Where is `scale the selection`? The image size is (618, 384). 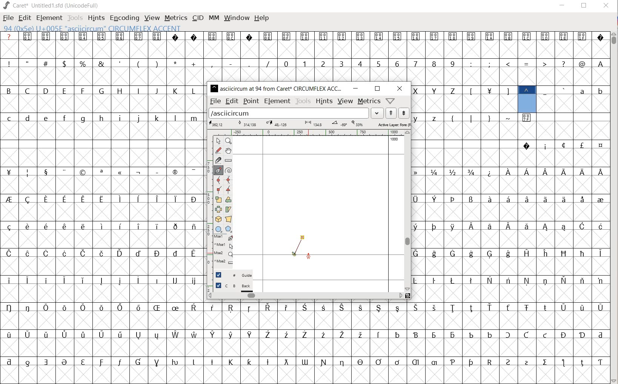 scale the selection is located at coordinates (218, 200).